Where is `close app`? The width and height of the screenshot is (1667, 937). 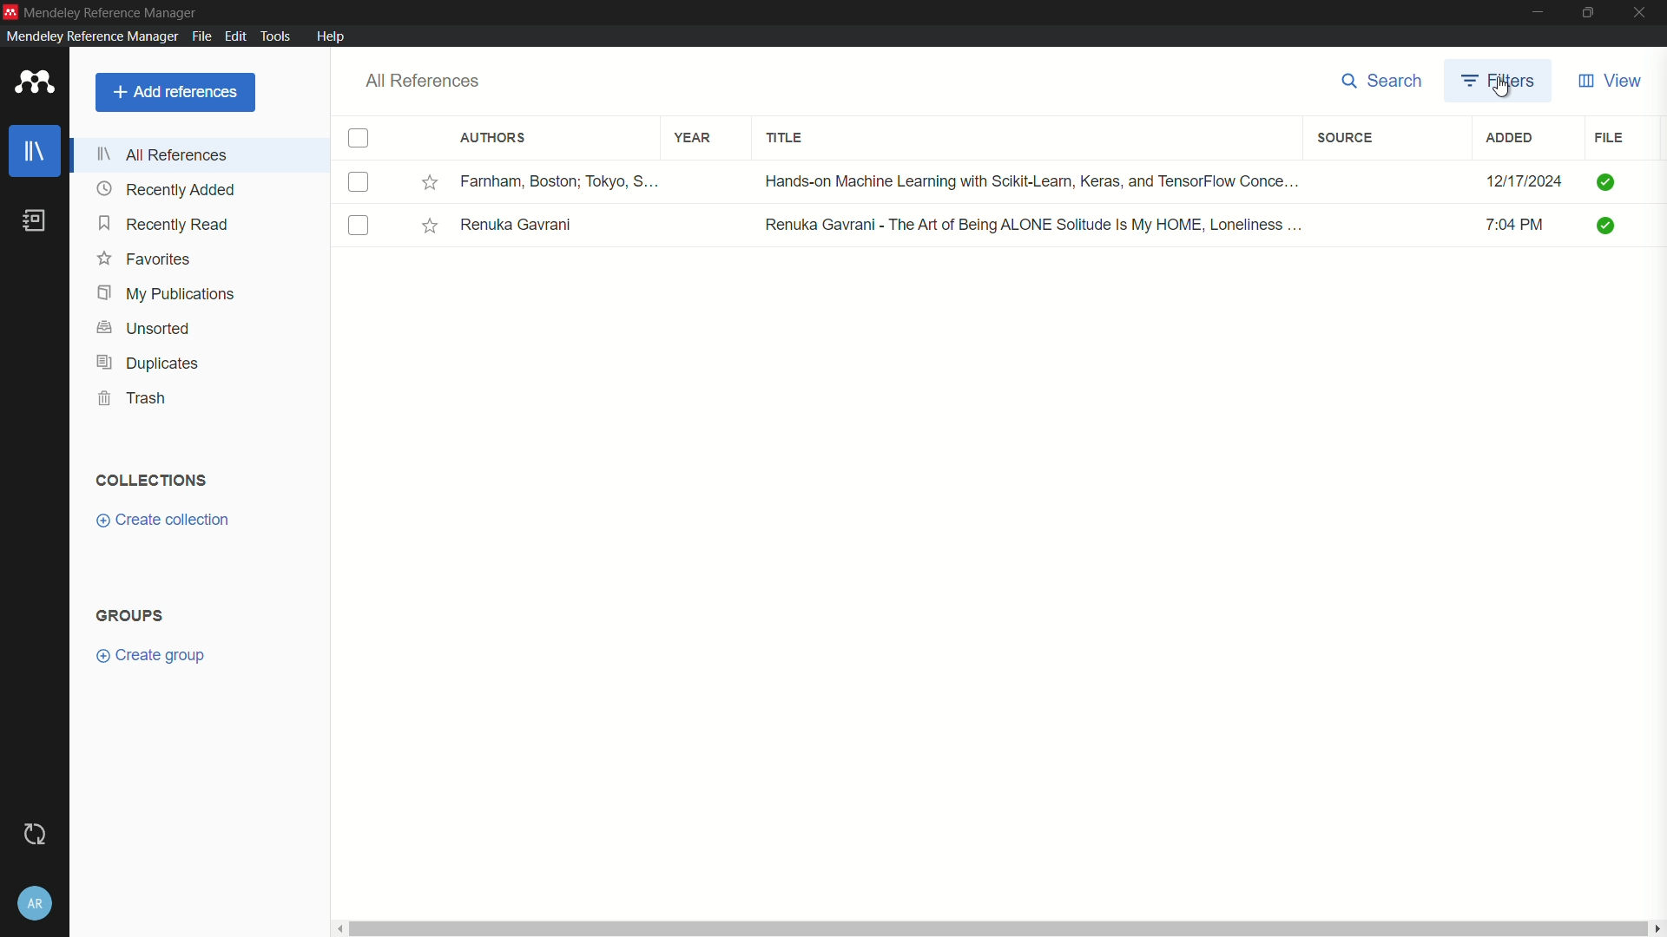 close app is located at coordinates (1644, 12).